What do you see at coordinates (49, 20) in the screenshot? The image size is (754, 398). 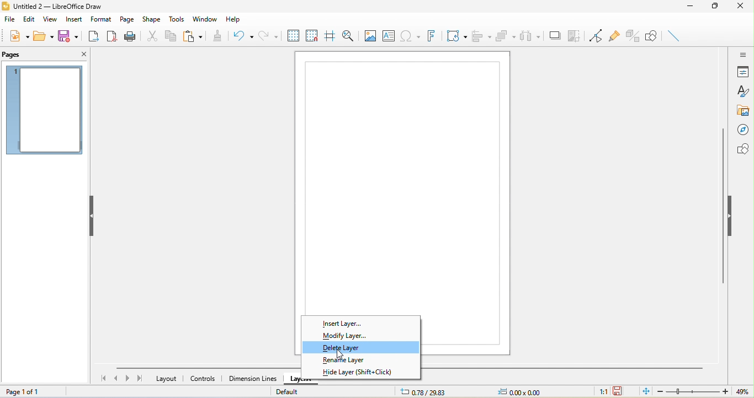 I see `view` at bounding box center [49, 20].